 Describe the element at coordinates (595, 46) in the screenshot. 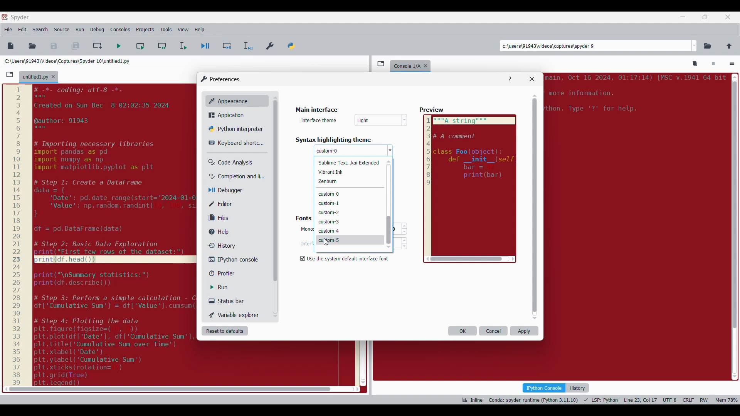

I see `Enter locations` at that location.